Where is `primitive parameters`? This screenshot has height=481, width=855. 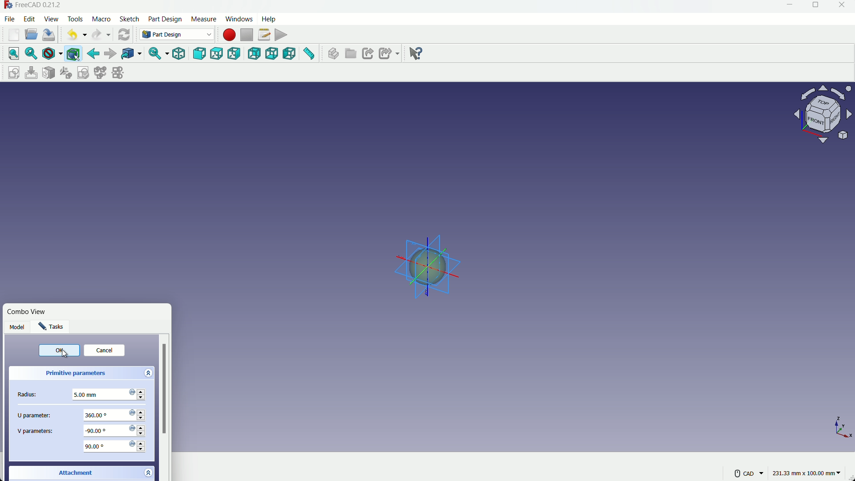
primitive parameters is located at coordinates (74, 373).